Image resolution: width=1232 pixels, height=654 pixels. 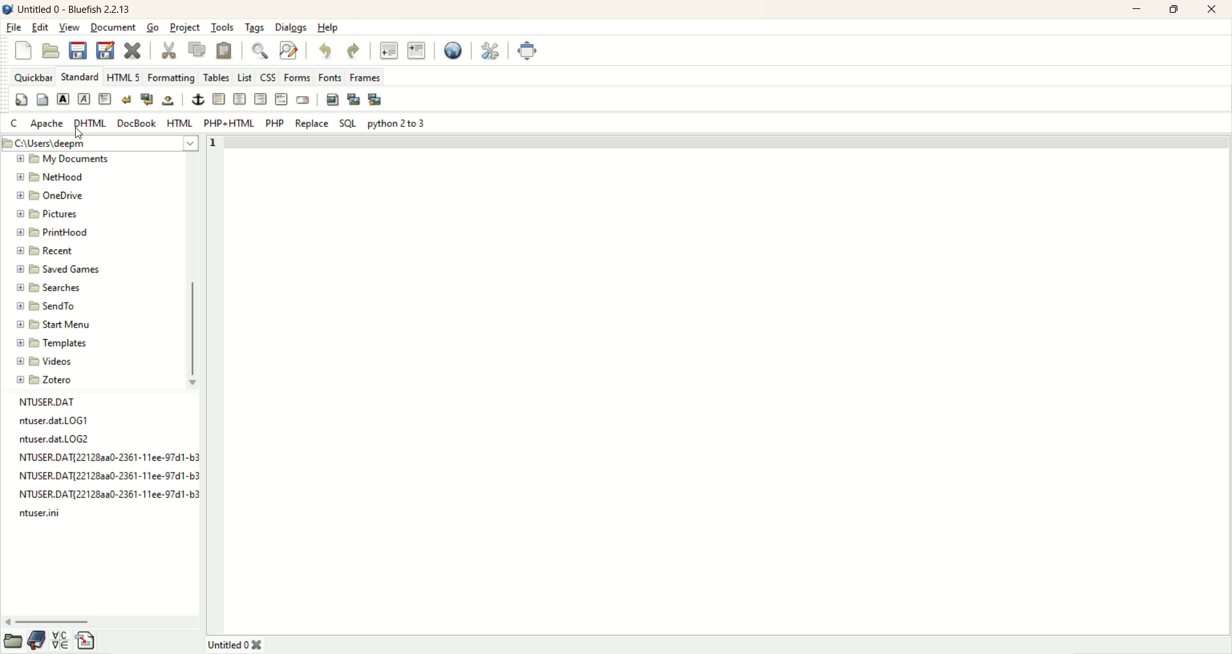 What do you see at coordinates (170, 101) in the screenshot?
I see `non-breaking space` at bounding box center [170, 101].